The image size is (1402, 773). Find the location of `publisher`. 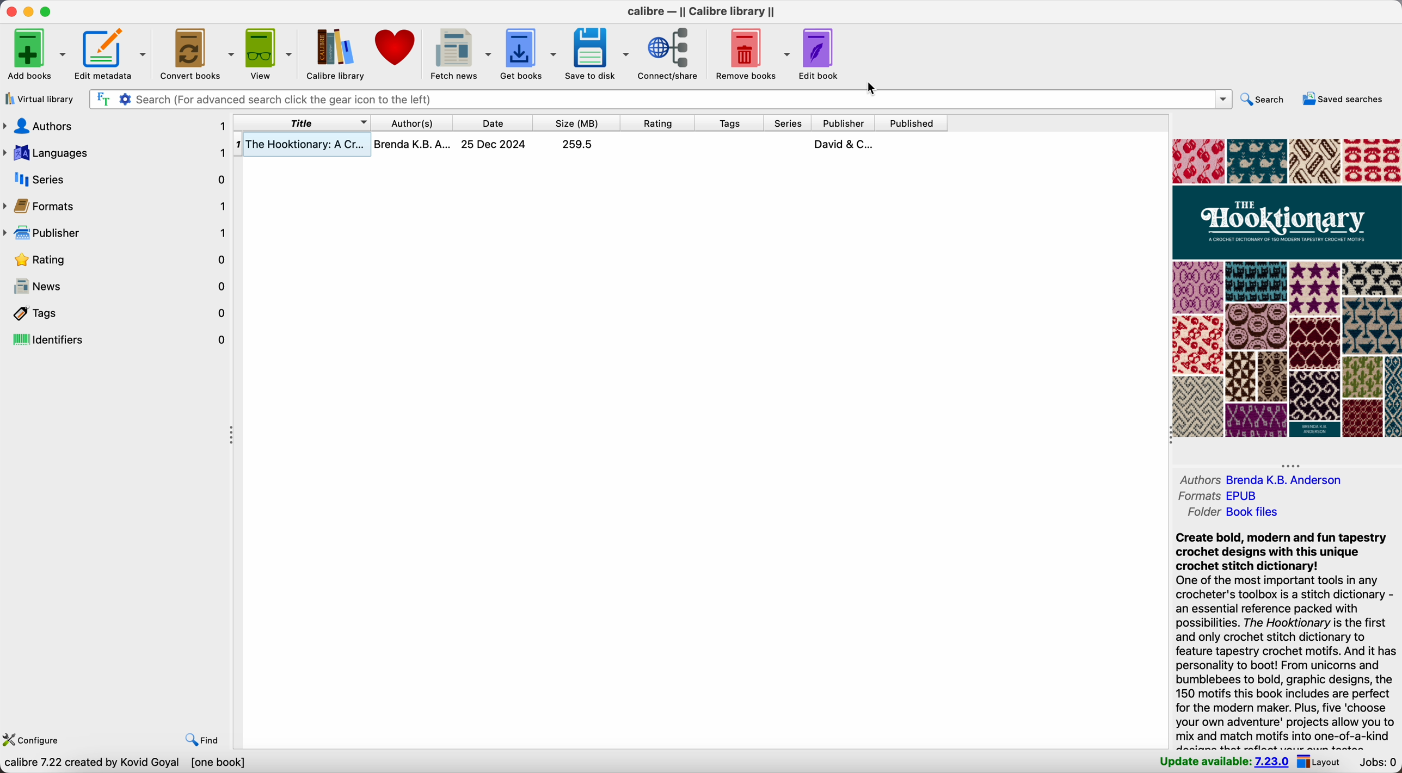

publisher is located at coordinates (846, 122).